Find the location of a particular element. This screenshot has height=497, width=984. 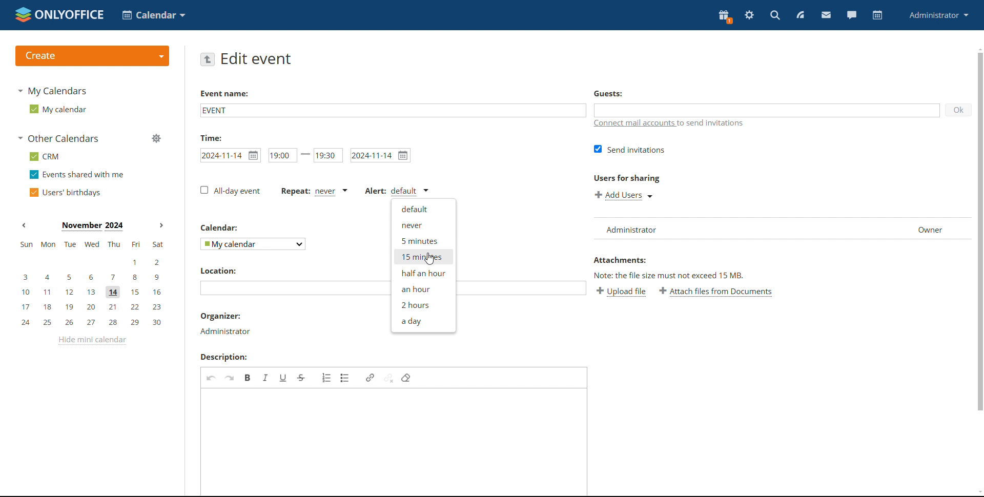

create is located at coordinates (92, 56).